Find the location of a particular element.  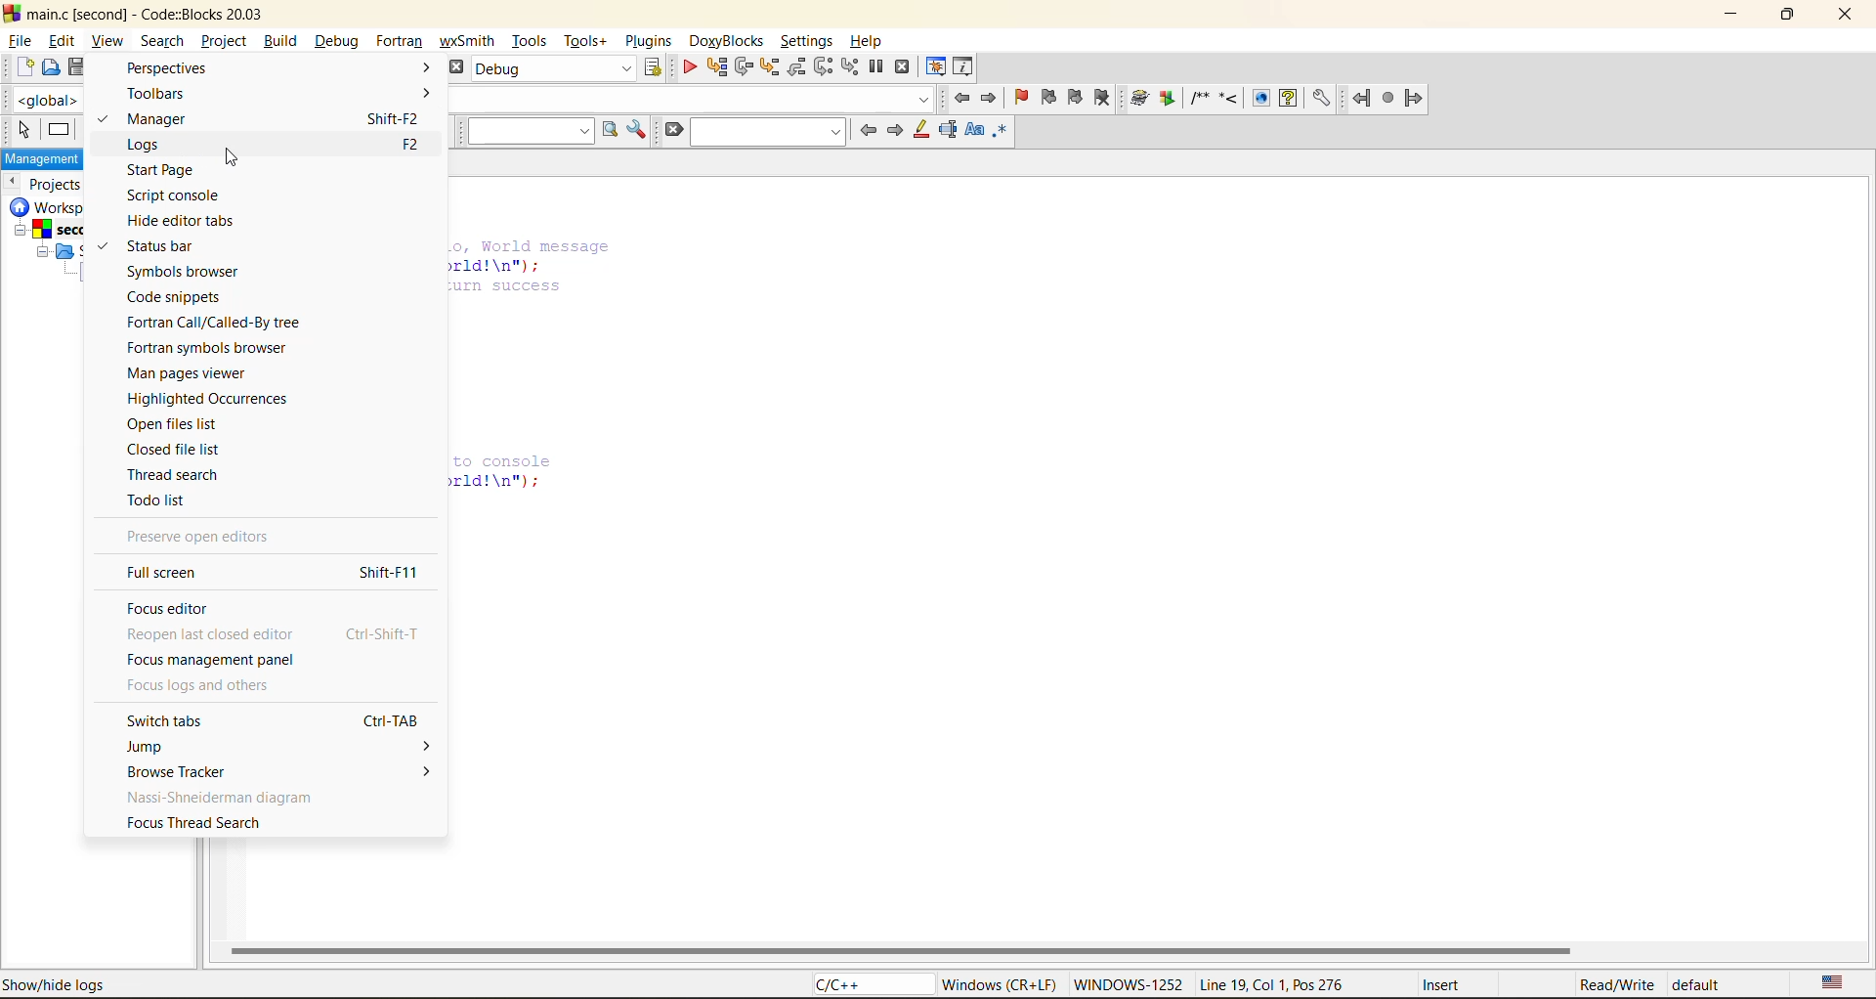

open files list is located at coordinates (188, 425).